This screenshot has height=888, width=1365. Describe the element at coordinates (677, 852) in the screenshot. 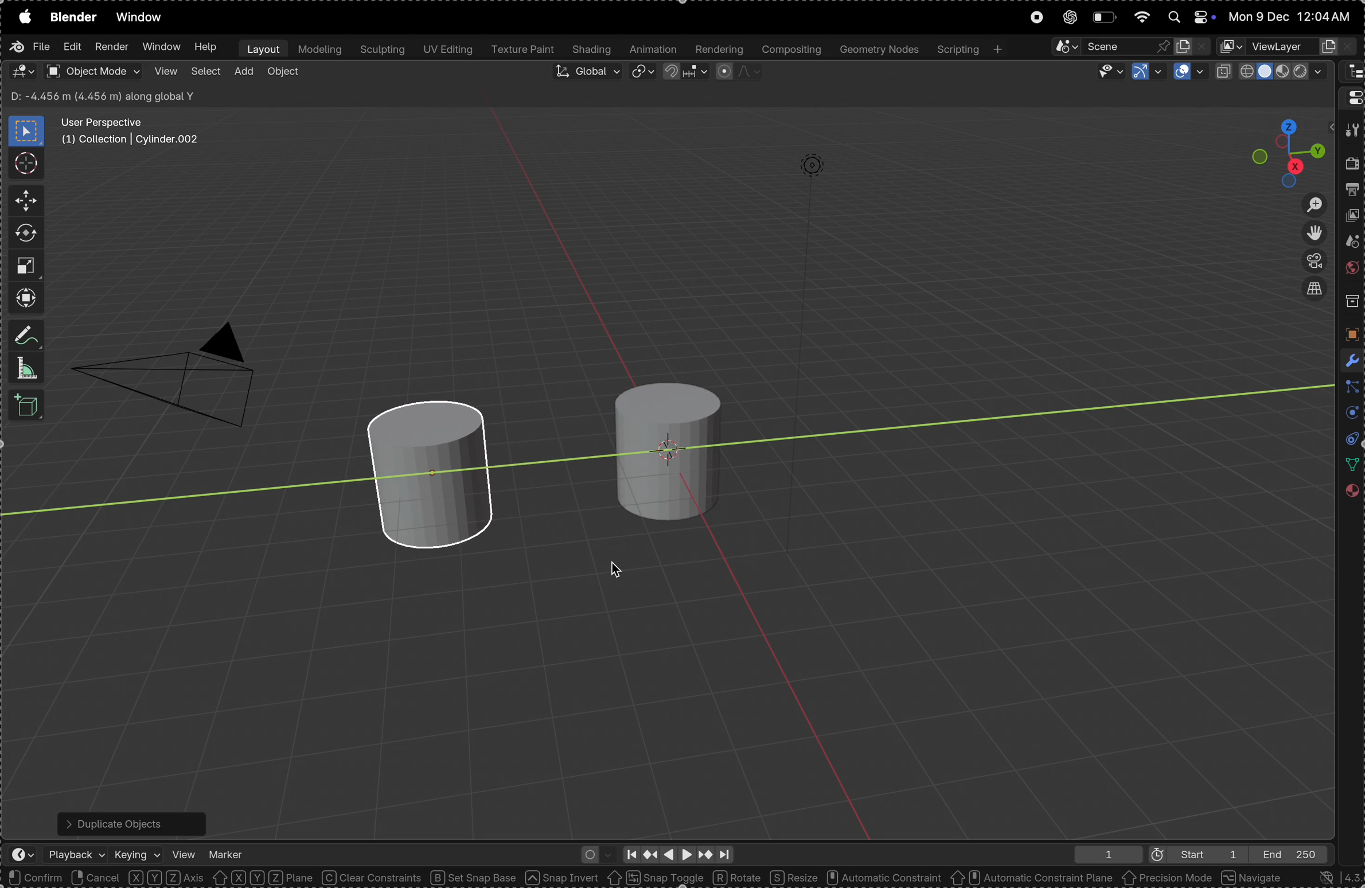

I see `playback controls` at that location.